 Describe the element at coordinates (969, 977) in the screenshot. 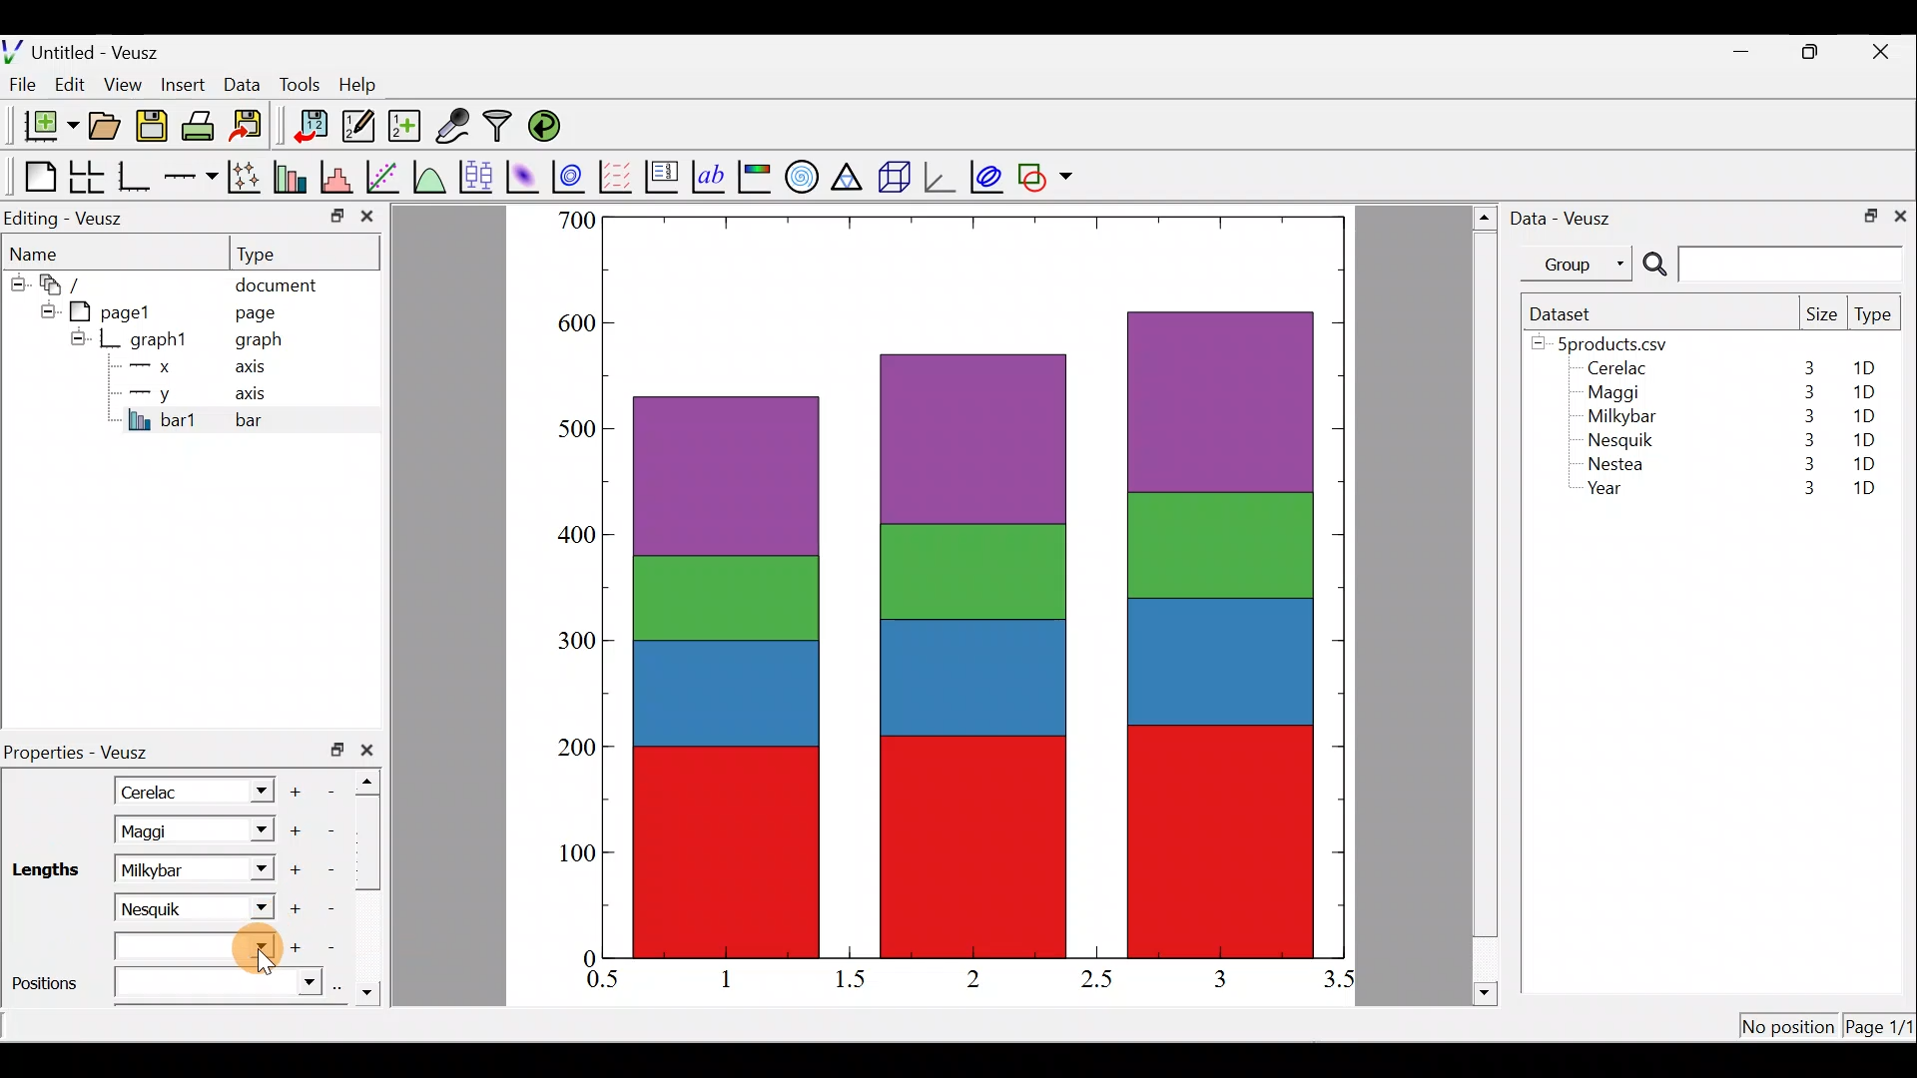

I see `2` at that location.